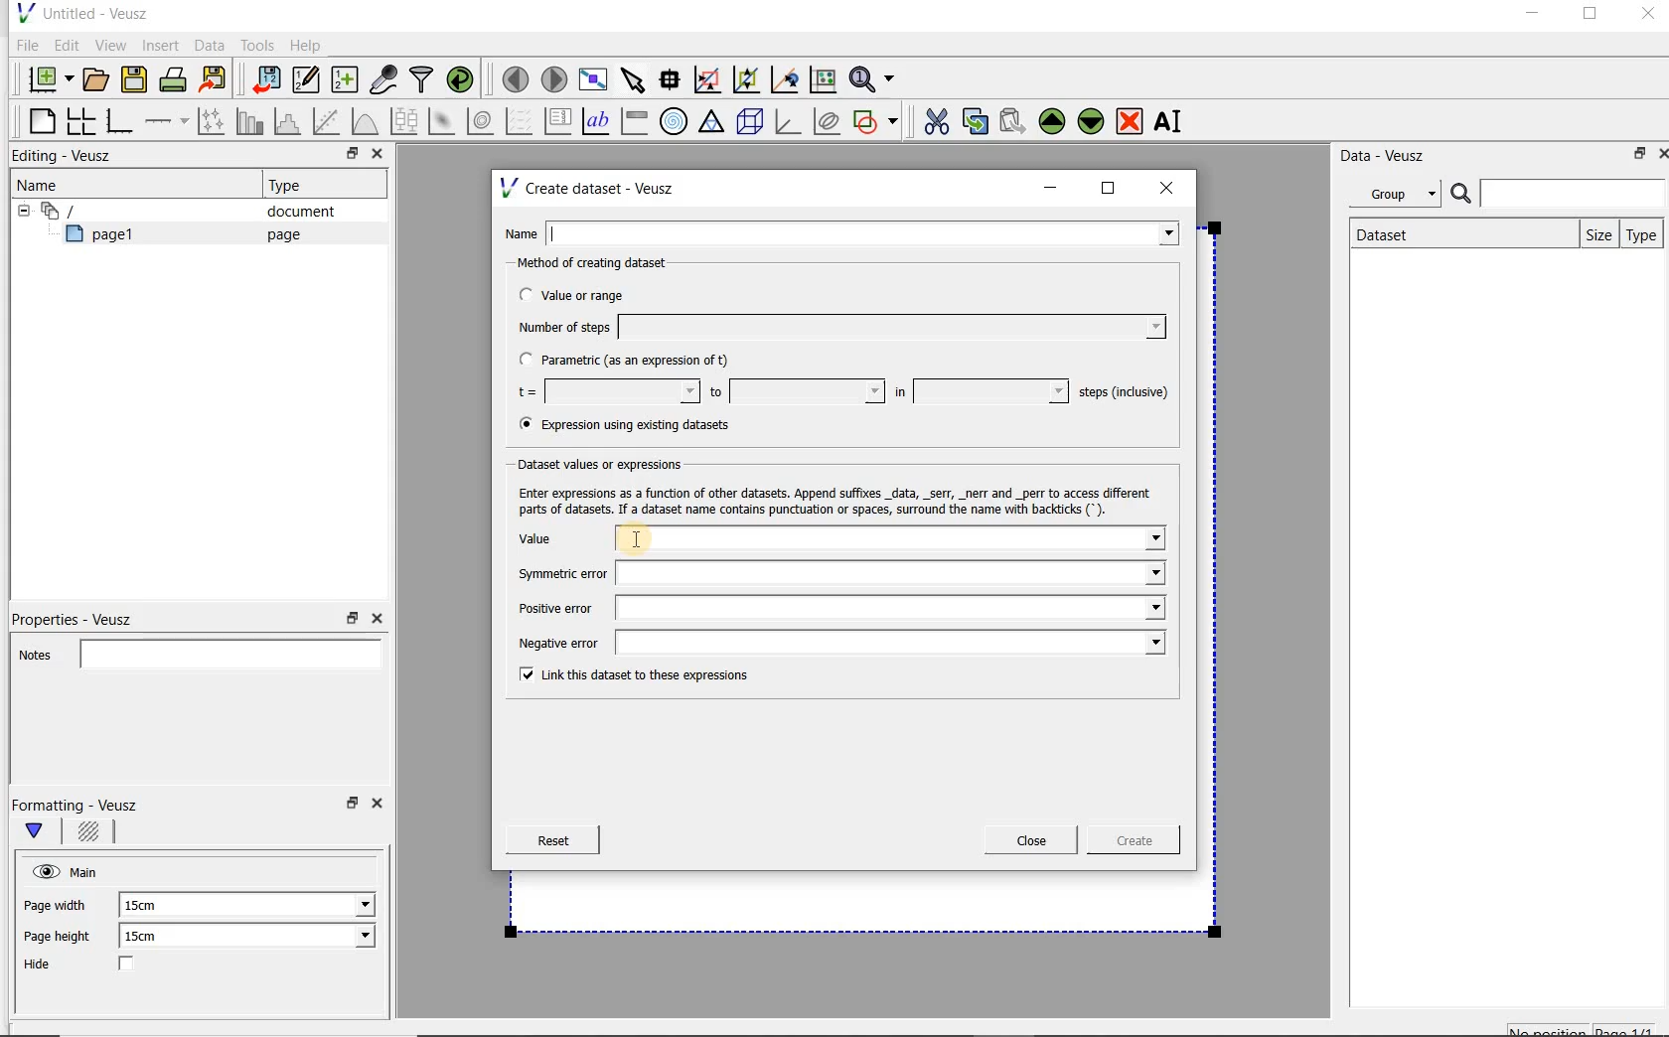 The width and height of the screenshot is (1669, 1037). What do you see at coordinates (93, 211) in the screenshot?
I see `Document widget` at bounding box center [93, 211].